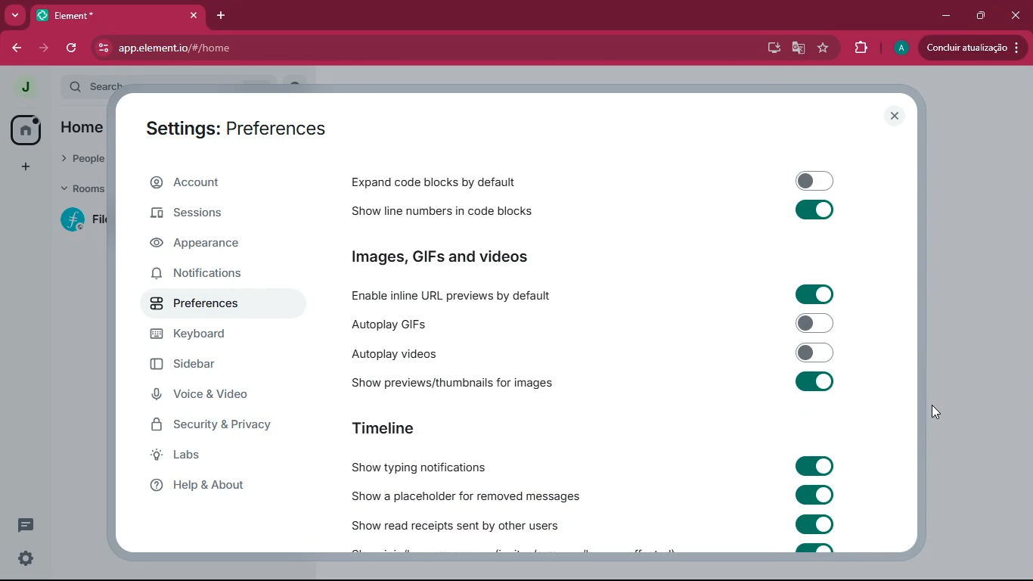 Image resolution: width=1033 pixels, height=581 pixels. Describe the element at coordinates (206, 214) in the screenshot. I see `sessions` at that location.